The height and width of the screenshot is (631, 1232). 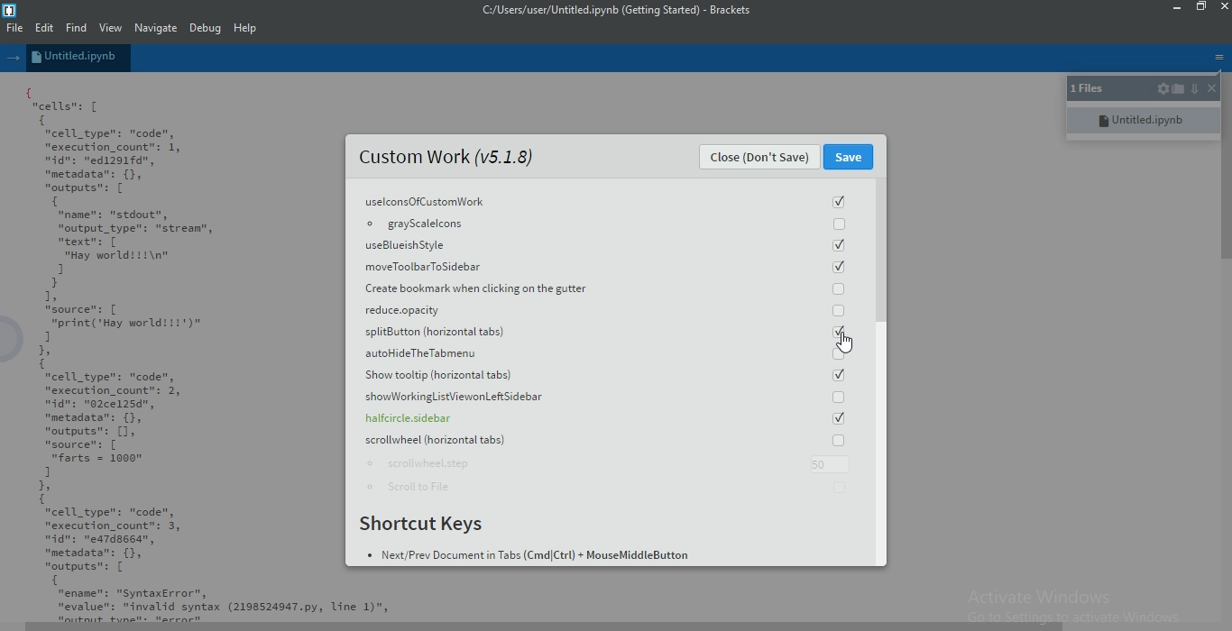 I want to click on scrollwheel.step: 50, so click(x=607, y=464).